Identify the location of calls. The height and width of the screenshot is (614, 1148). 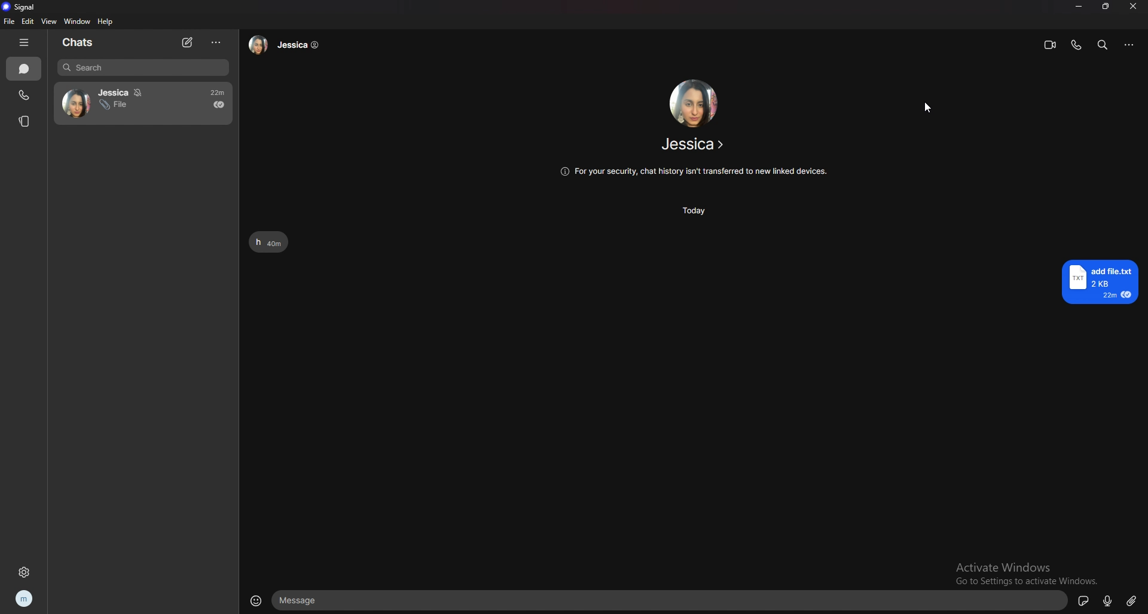
(26, 96).